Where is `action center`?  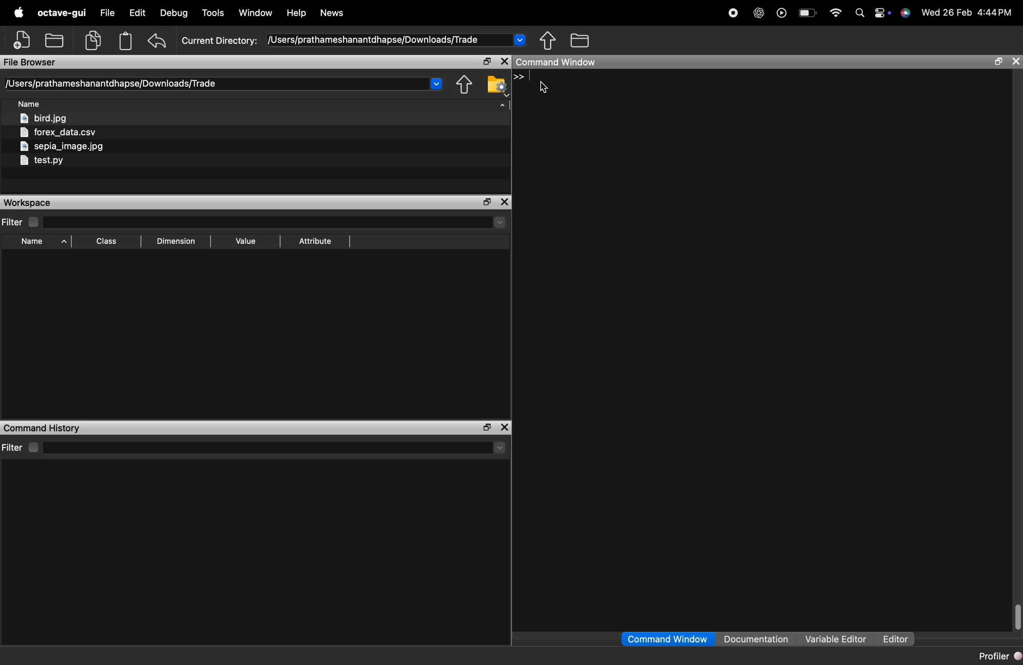
action center is located at coordinates (882, 14).